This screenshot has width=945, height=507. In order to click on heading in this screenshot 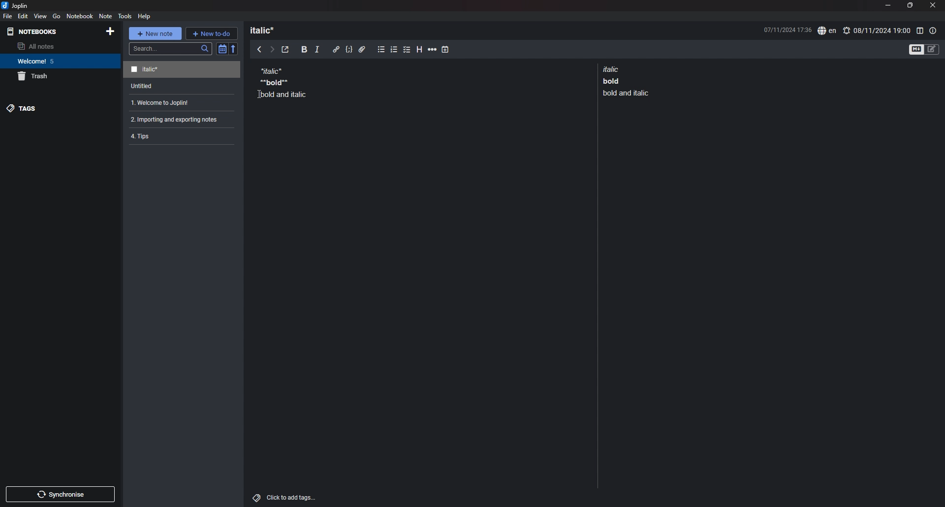, I will do `click(420, 50)`.